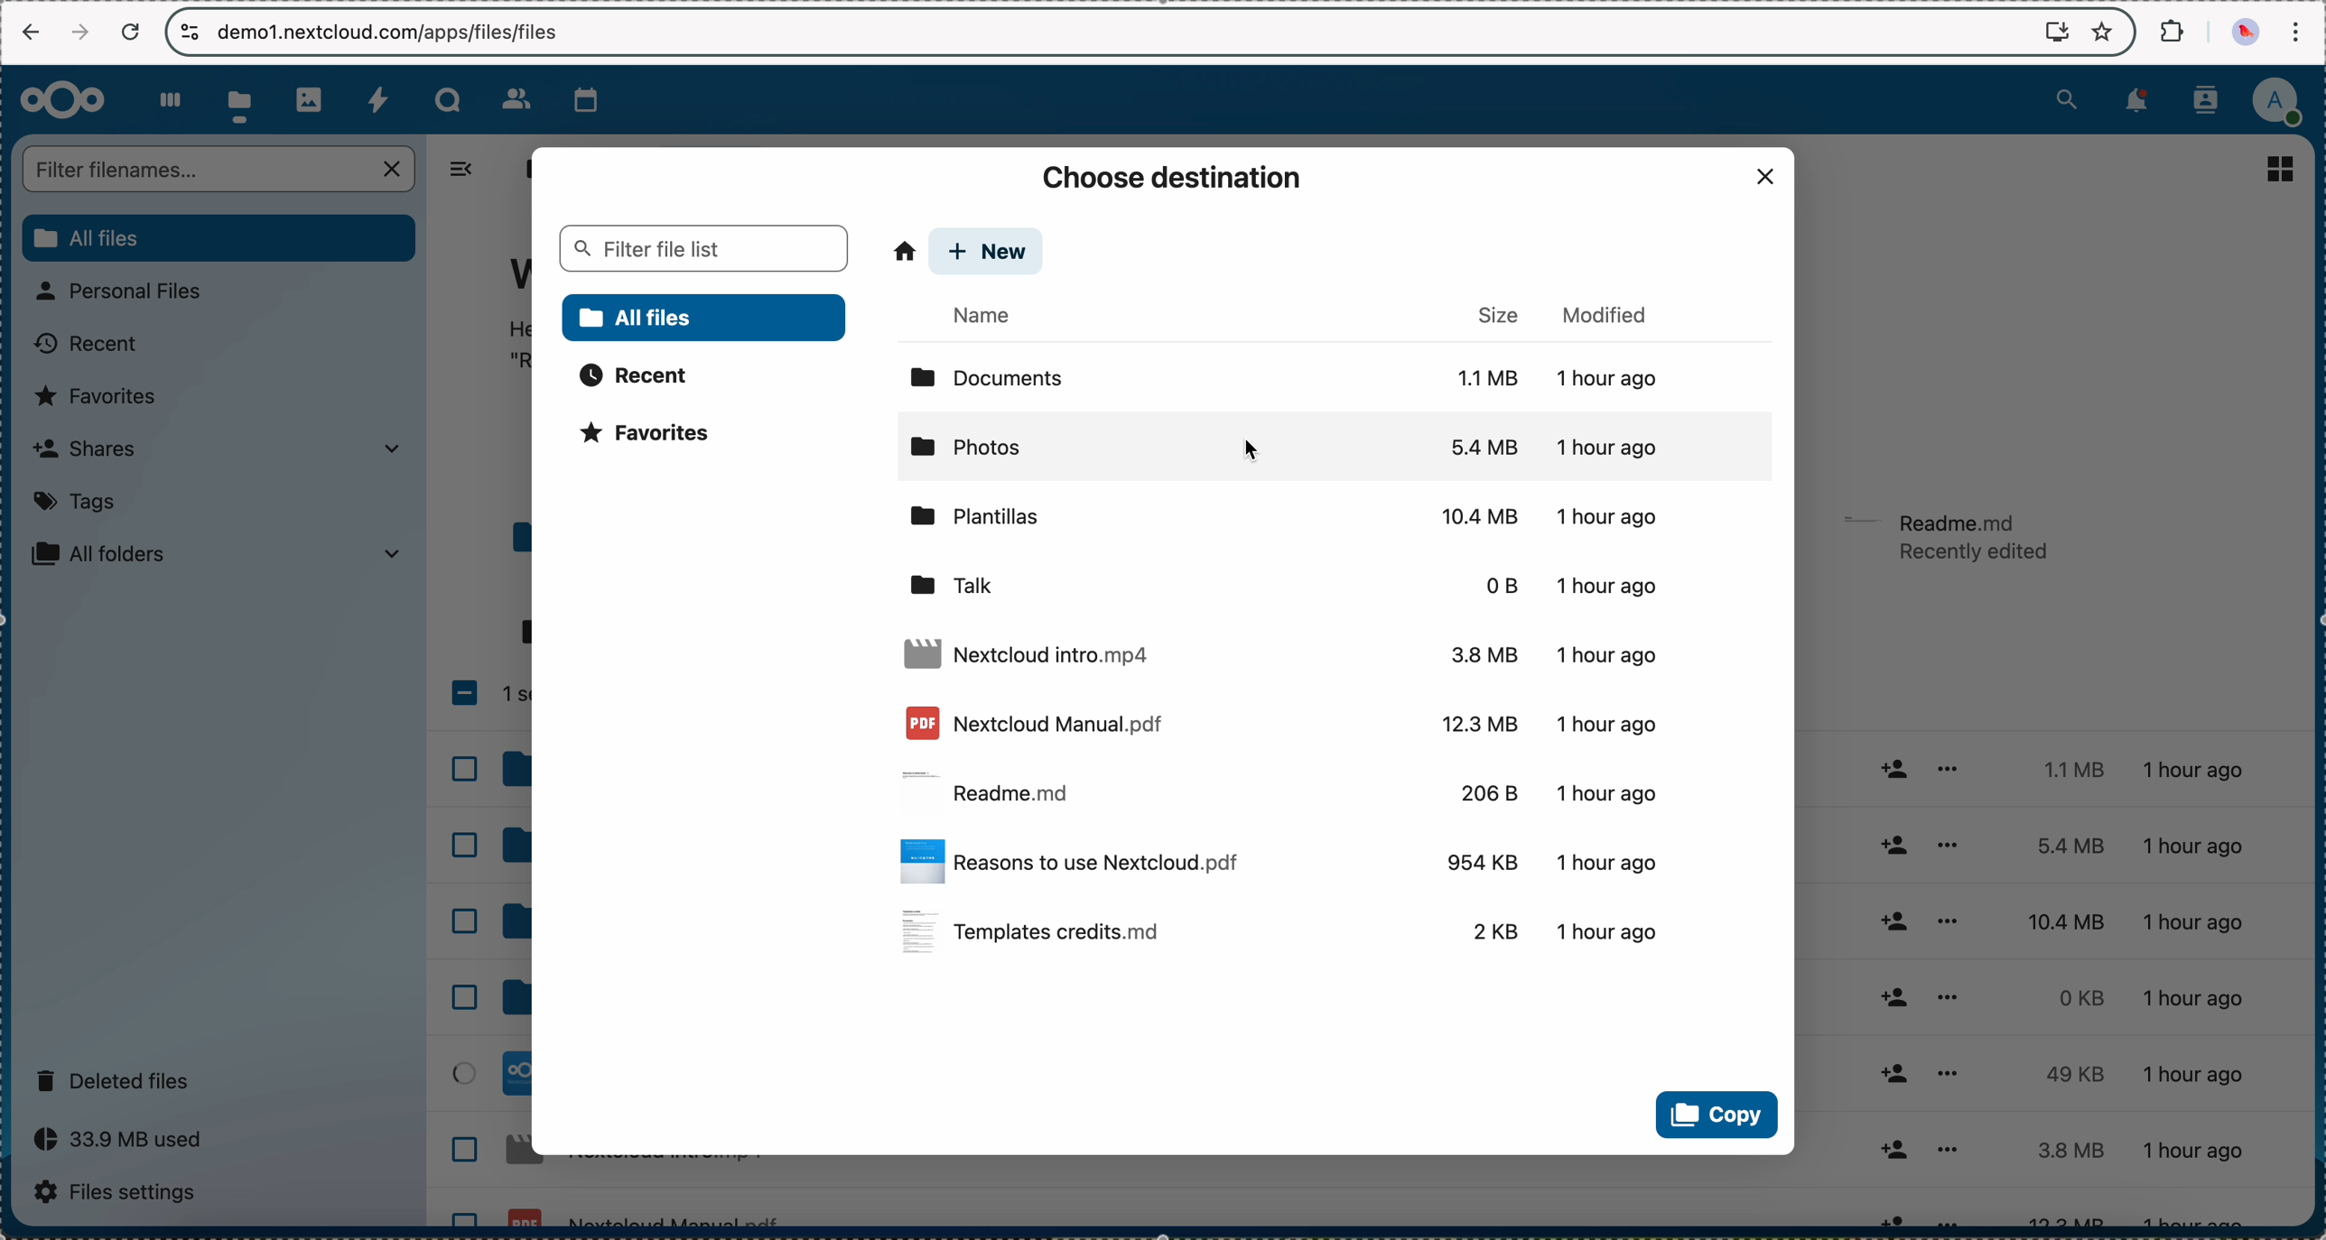 Image resolution: width=2326 pixels, height=1240 pixels. What do you see at coordinates (311, 97) in the screenshot?
I see `photos` at bounding box center [311, 97].